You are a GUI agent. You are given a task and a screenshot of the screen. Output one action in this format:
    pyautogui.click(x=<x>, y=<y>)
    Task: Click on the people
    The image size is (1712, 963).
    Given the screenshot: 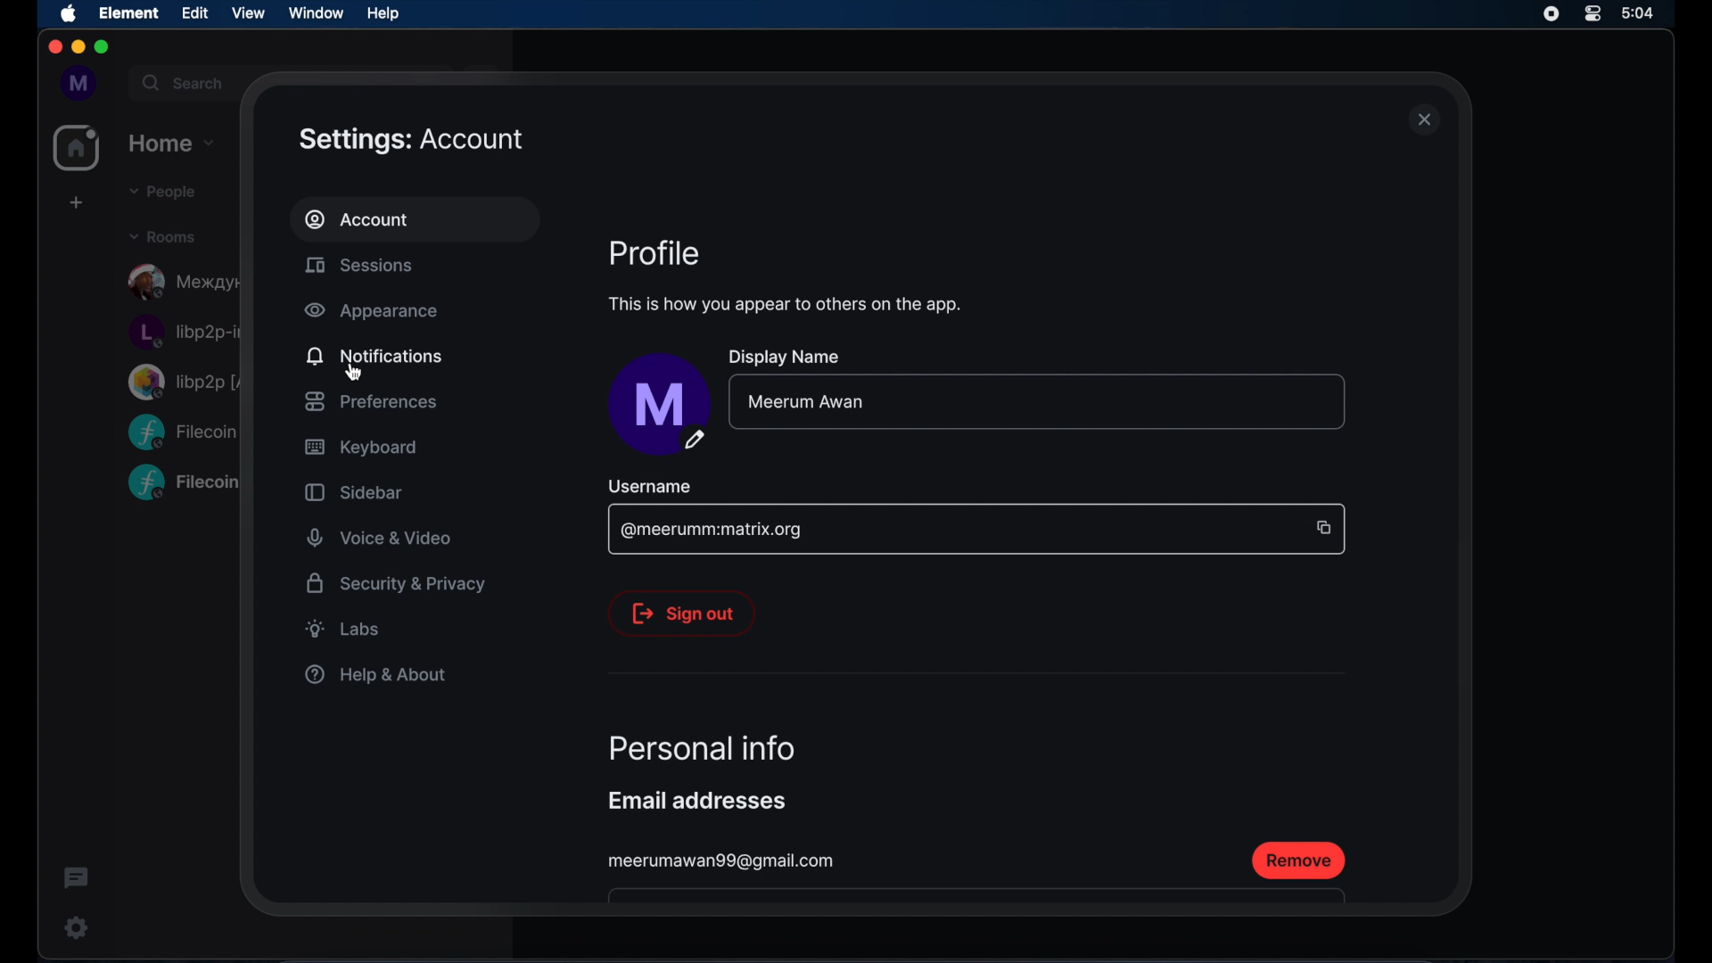 What is the action you would take?
    pyautogui.click(x=160, y=192)
    